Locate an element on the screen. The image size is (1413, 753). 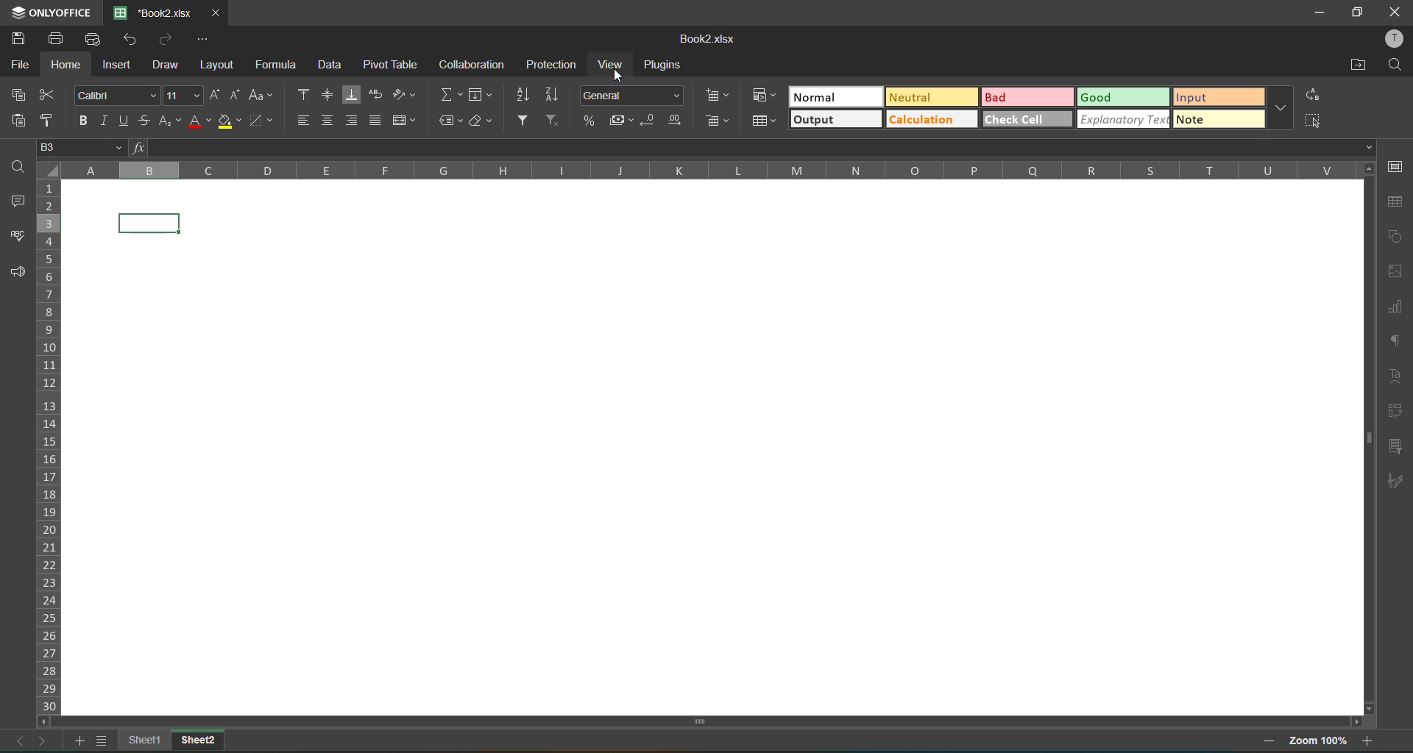
close tab is located at coordinates (213, 12).